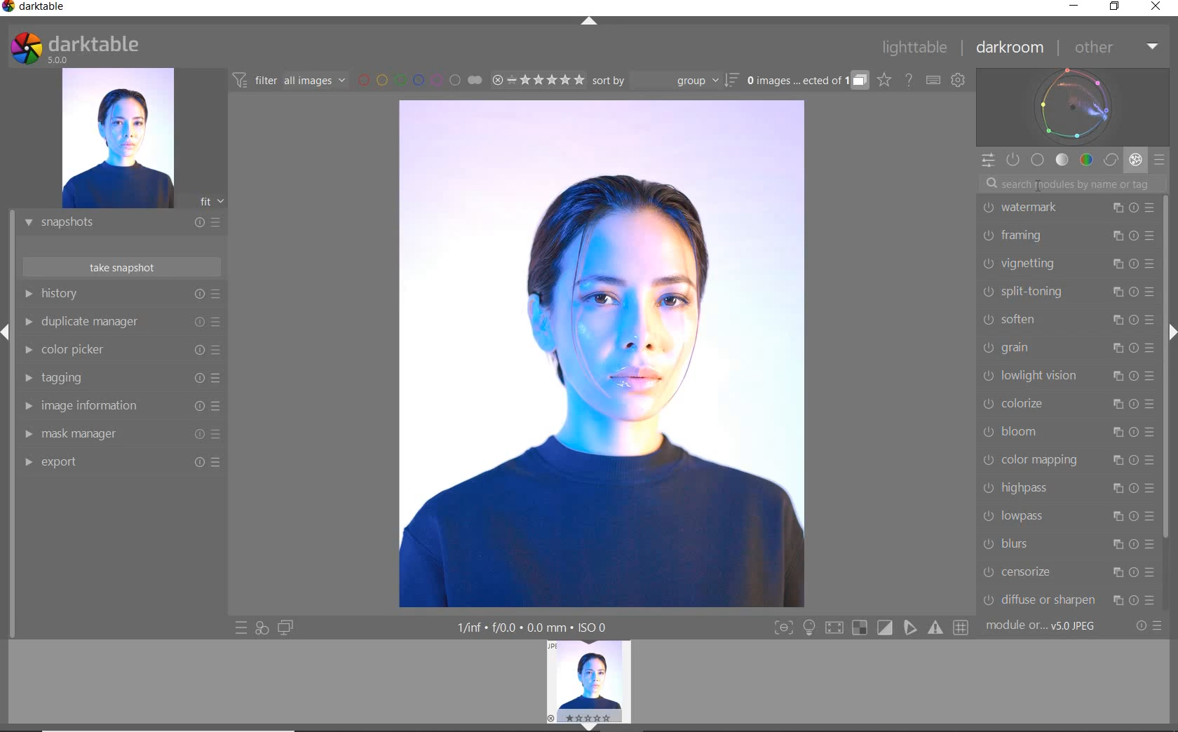 The image size is (1178, 732). Describe the element at coordinates (1071, 183) in the screenshot. I see `SEARCH MODULE BY NAME` at that location.